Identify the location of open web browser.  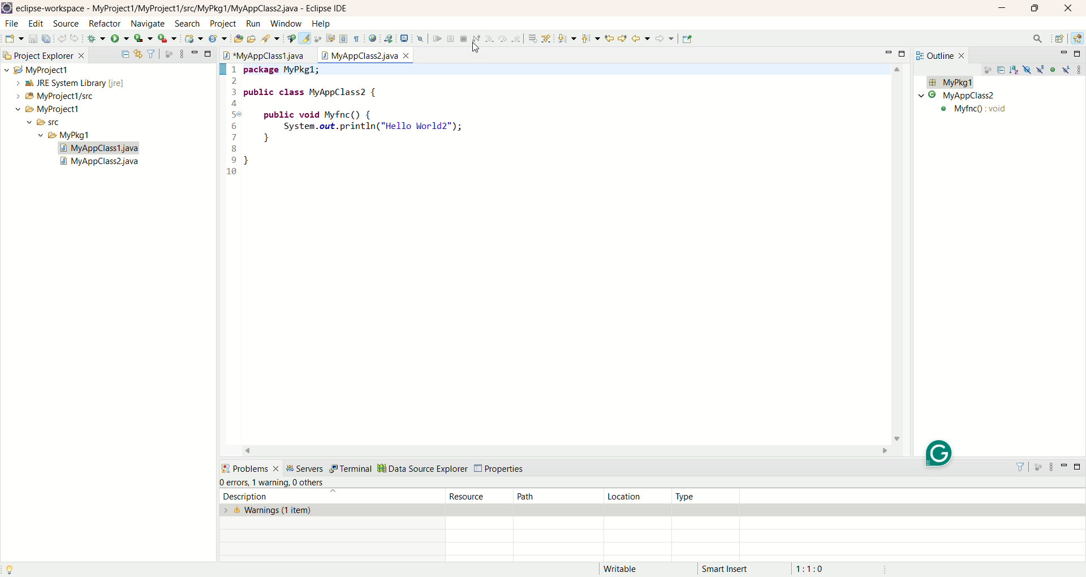
(372, 38).